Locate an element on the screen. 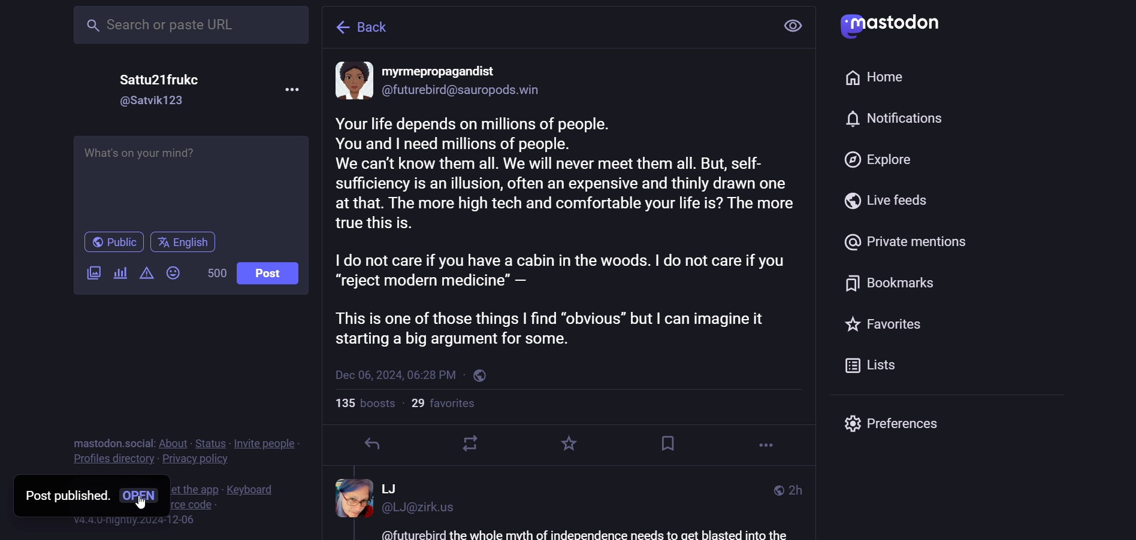  last modifiied is located at coordinates (800, 490).